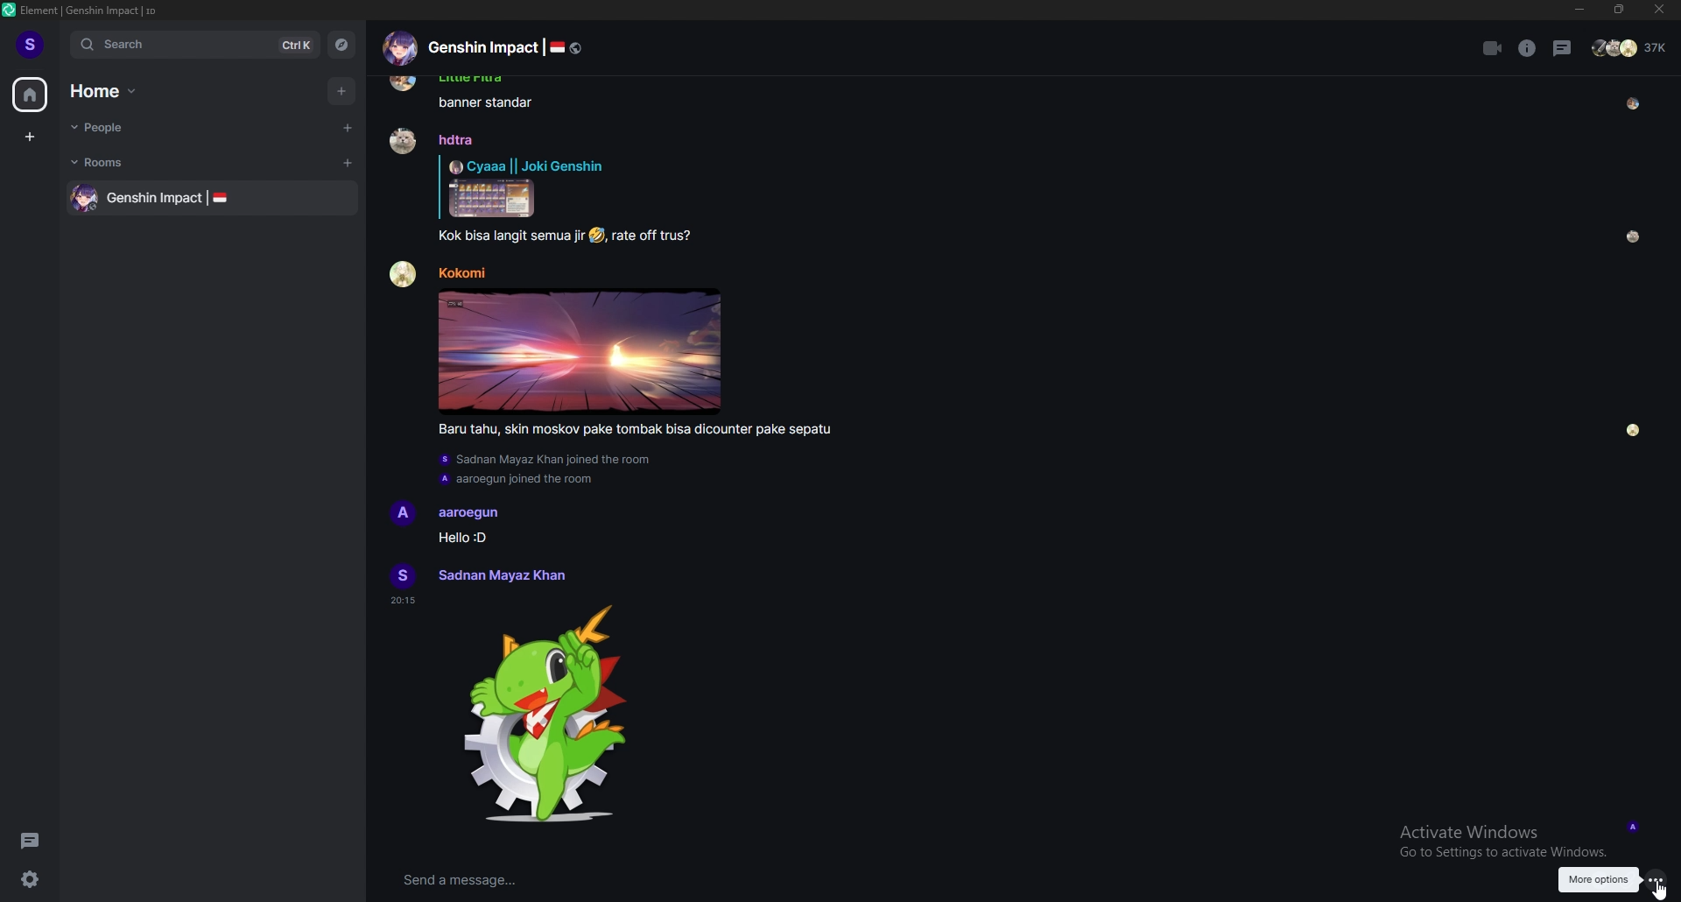 Image resolution: width=1681 pixels, height=902 pixels. What do you see at coordinates (90, 10) in the screenshot?
I see `Element | Genshin Impact | ID` at bounding box center [90, 10].